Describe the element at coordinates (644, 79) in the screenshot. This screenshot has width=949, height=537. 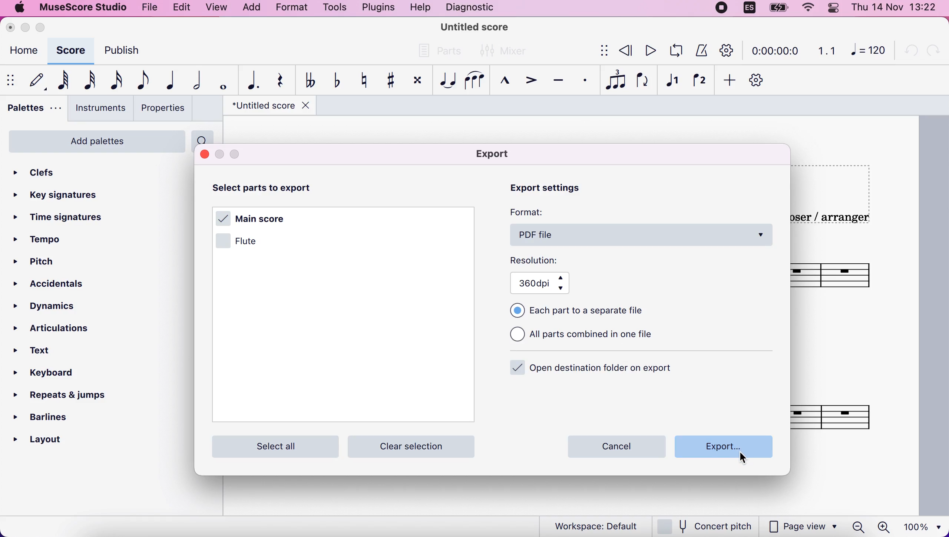
I see `flip direction` at that location.